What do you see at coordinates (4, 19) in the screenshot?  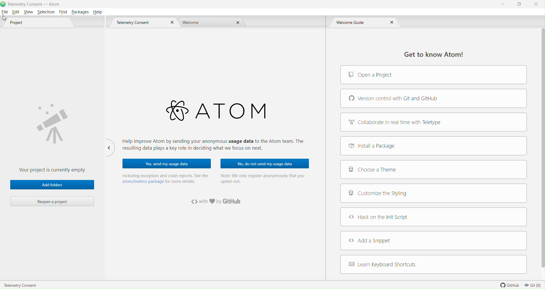 I see `Cursor` at bounding box center [4, 19].